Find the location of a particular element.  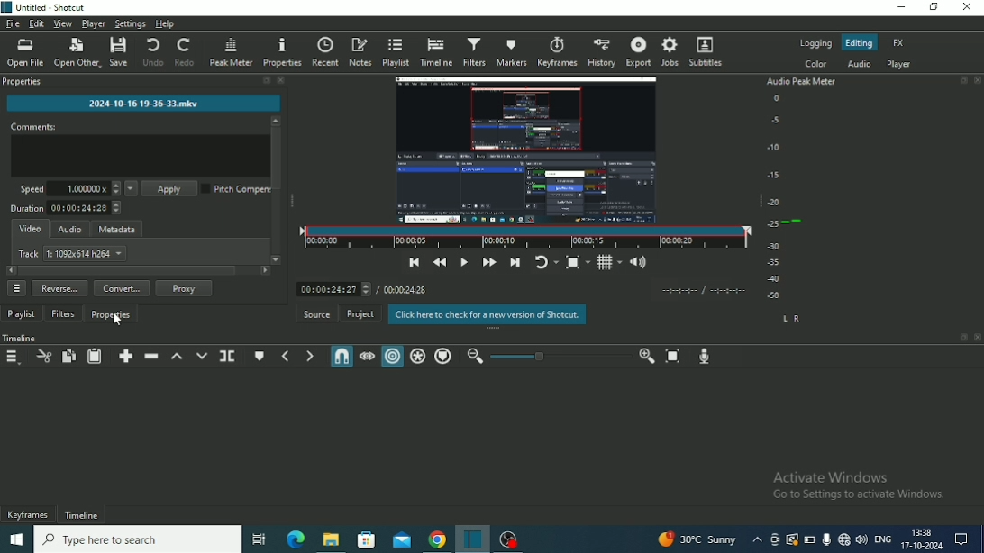

Close is located at coordinates (280, 80).